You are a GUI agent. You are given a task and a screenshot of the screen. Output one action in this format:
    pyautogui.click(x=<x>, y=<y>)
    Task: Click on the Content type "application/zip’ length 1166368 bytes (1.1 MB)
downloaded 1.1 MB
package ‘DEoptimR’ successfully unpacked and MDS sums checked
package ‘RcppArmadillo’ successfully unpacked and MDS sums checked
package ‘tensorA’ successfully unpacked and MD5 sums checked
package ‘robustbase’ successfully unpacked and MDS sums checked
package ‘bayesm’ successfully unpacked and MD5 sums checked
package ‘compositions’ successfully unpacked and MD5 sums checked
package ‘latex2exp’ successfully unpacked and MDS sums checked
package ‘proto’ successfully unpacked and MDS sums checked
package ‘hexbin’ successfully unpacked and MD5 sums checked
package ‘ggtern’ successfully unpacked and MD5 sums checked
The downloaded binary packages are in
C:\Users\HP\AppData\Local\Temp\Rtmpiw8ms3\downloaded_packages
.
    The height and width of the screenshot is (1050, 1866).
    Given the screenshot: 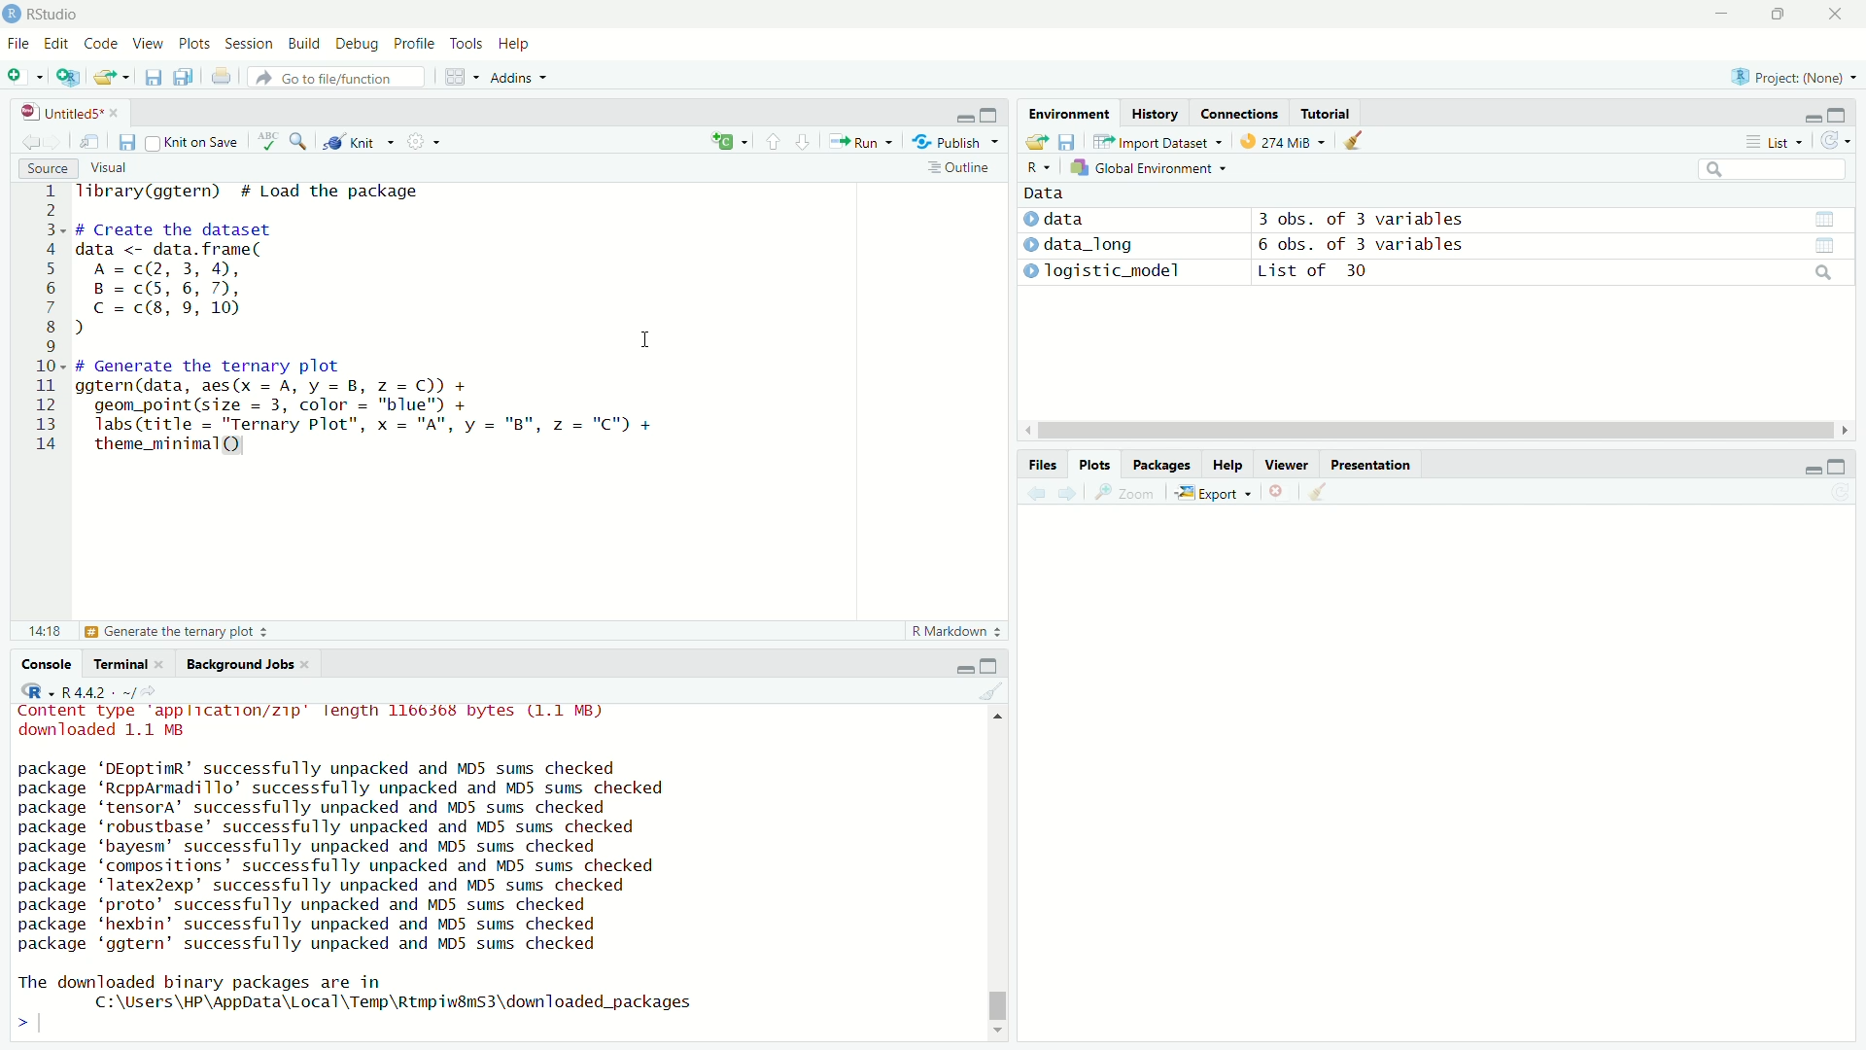 What is the action you would take?
    pyautogui.click(x=373, y=864)
    